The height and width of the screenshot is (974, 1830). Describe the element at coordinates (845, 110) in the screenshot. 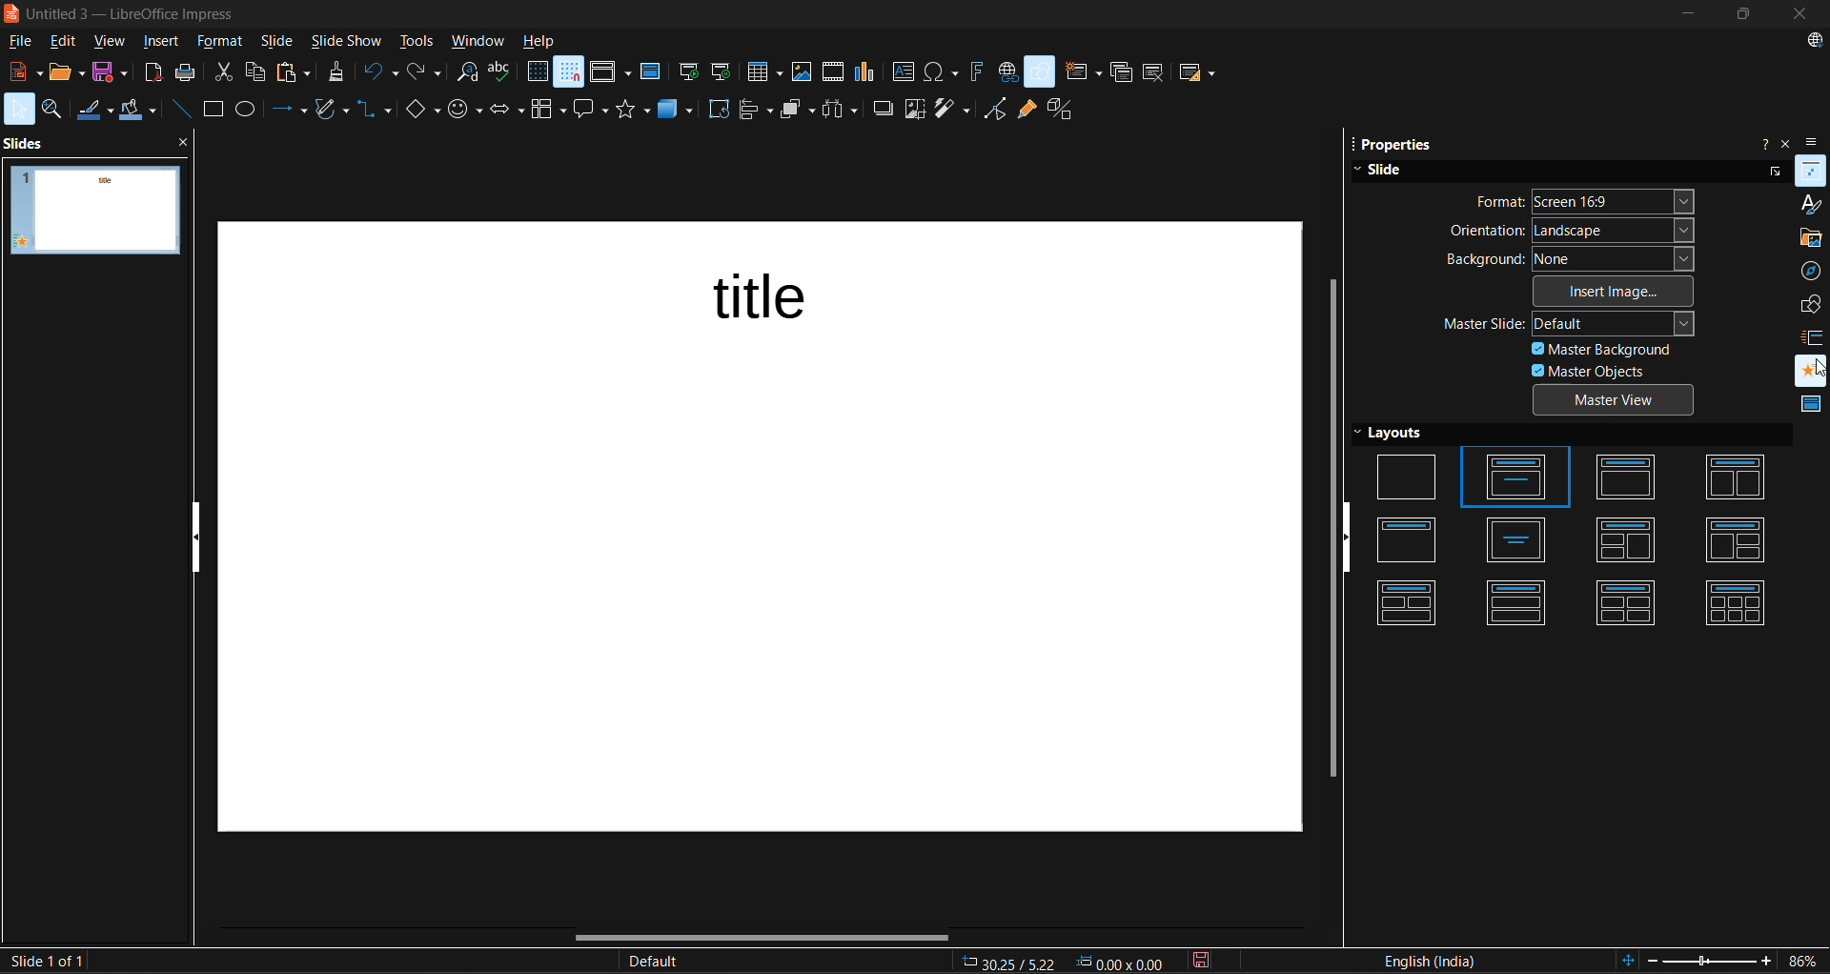

I see `distribute` at that location.